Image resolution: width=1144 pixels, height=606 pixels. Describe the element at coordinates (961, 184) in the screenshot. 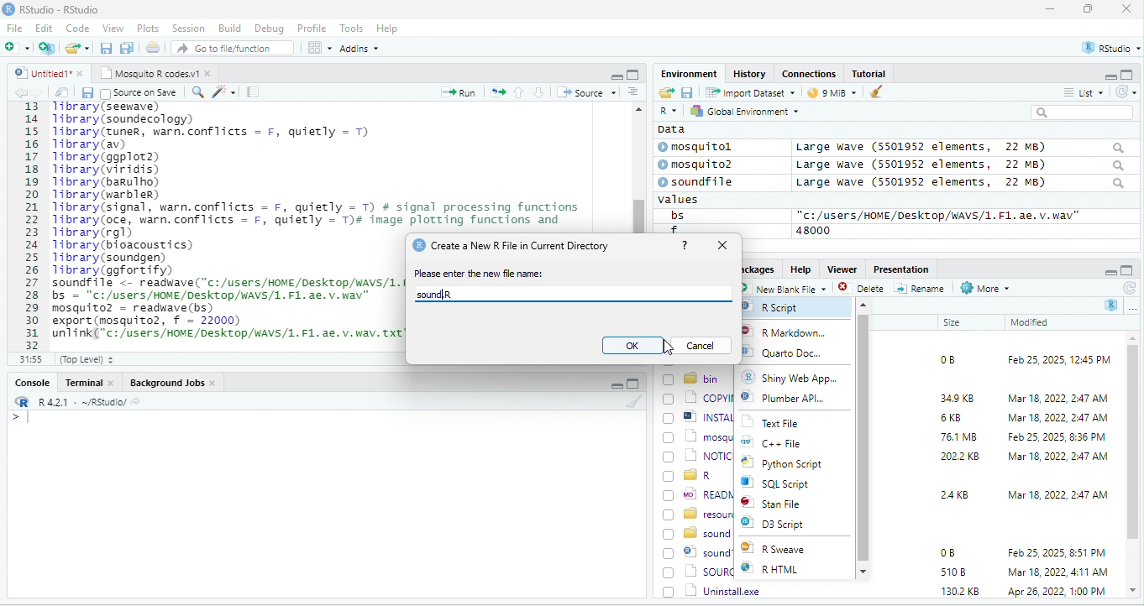

I see `Large wave (5501952 elements, 22 MB)` at that location.